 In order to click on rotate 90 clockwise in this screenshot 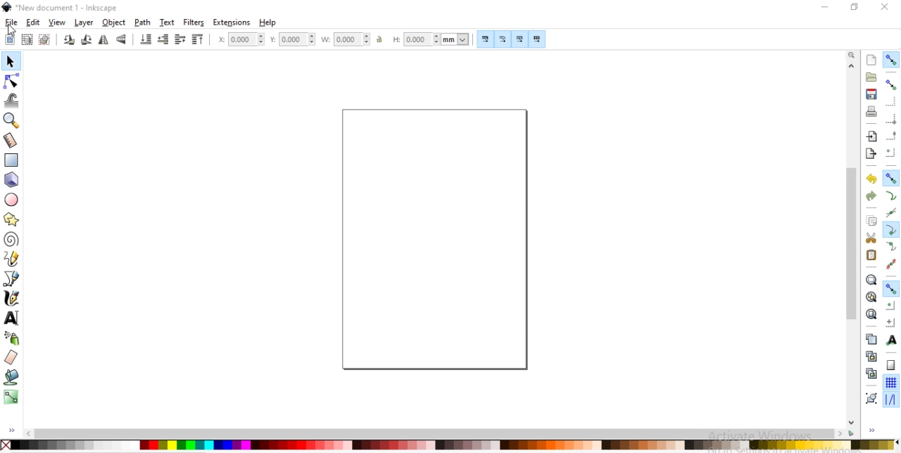, I will do `click(85, 41)`.